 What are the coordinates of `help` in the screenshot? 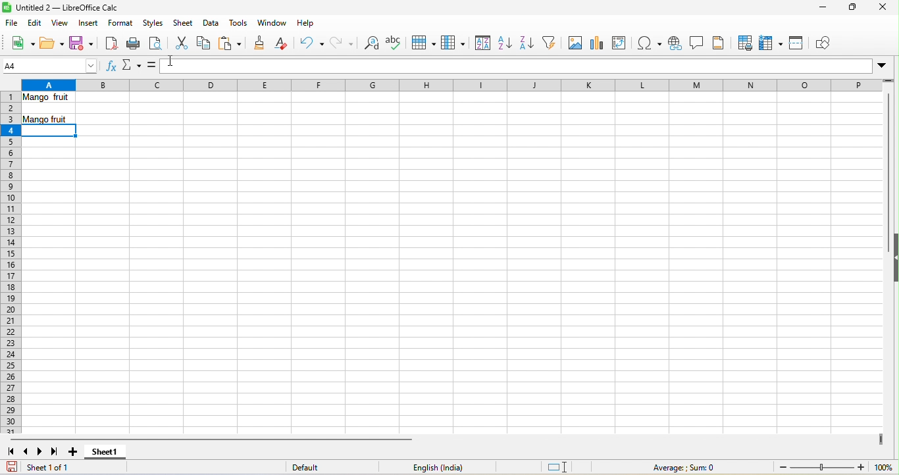 It's located at (306, 26).